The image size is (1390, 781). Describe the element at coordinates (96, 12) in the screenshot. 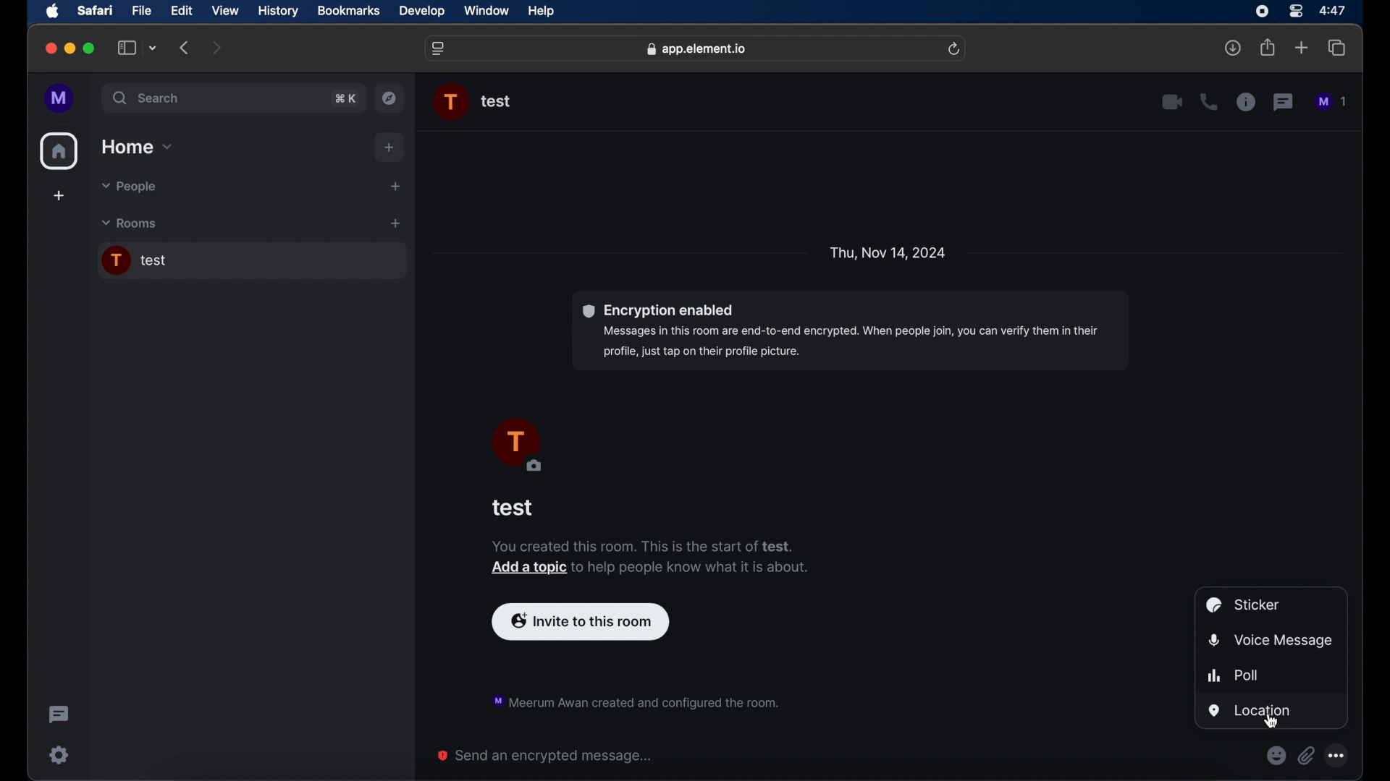

I see `safari` at that location.